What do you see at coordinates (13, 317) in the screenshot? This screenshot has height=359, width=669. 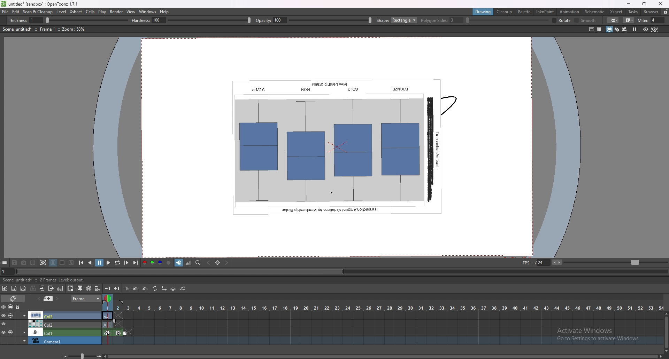 I see `column 2` at bounding box center [13, 317].